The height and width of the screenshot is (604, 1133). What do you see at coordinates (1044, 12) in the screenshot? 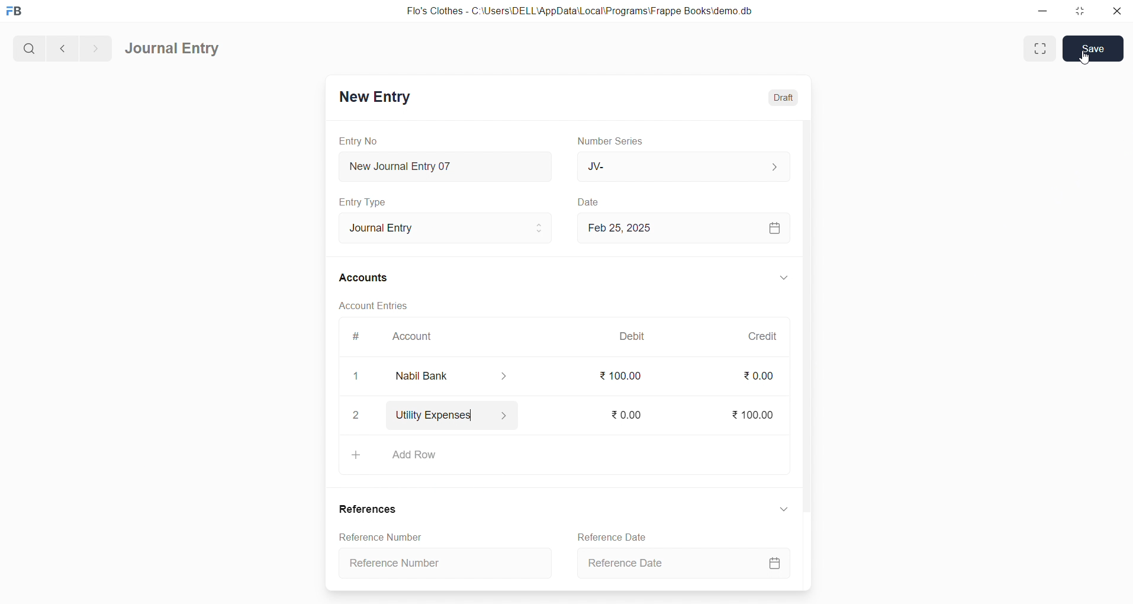
I see `minimize` at bounding box center [1044, 12].